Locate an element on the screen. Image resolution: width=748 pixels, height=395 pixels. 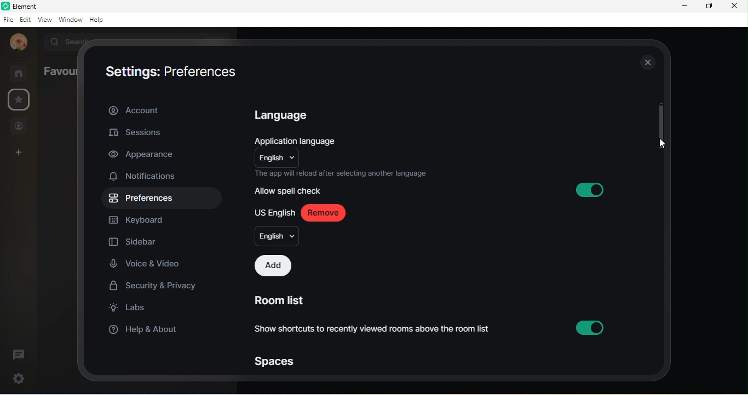
keyboard is located at coordinates (145, 220).